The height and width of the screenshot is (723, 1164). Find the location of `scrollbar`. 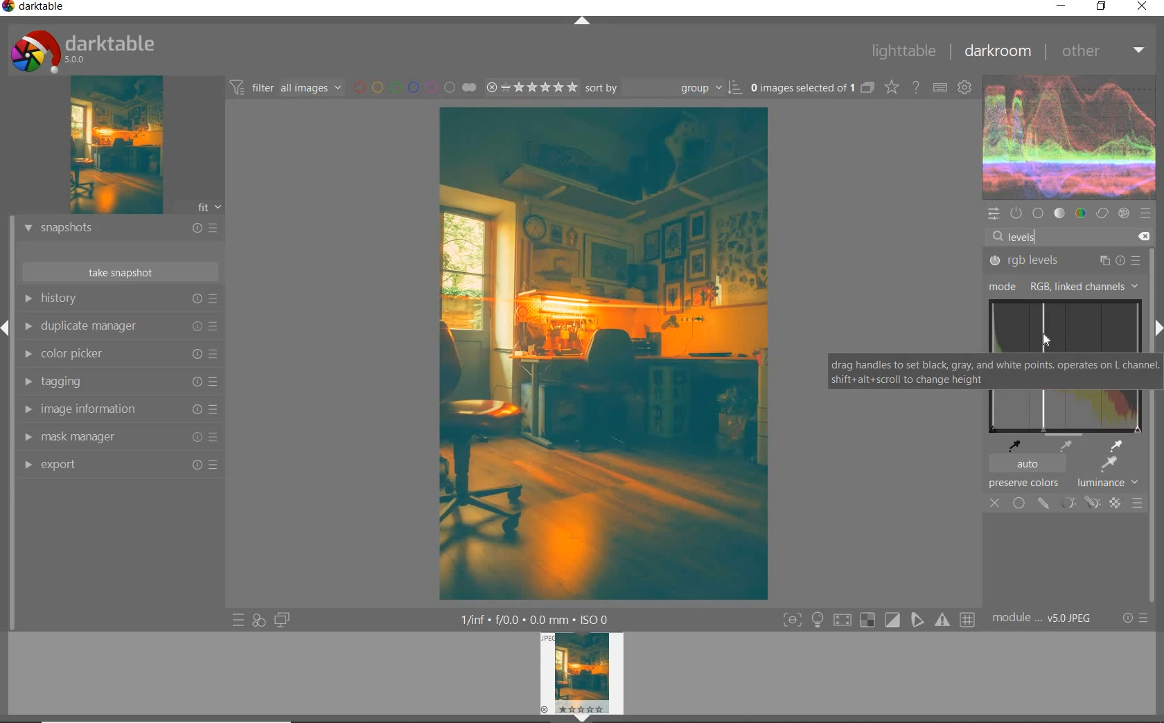

scrollbar is located at coordinates (1152, 375).